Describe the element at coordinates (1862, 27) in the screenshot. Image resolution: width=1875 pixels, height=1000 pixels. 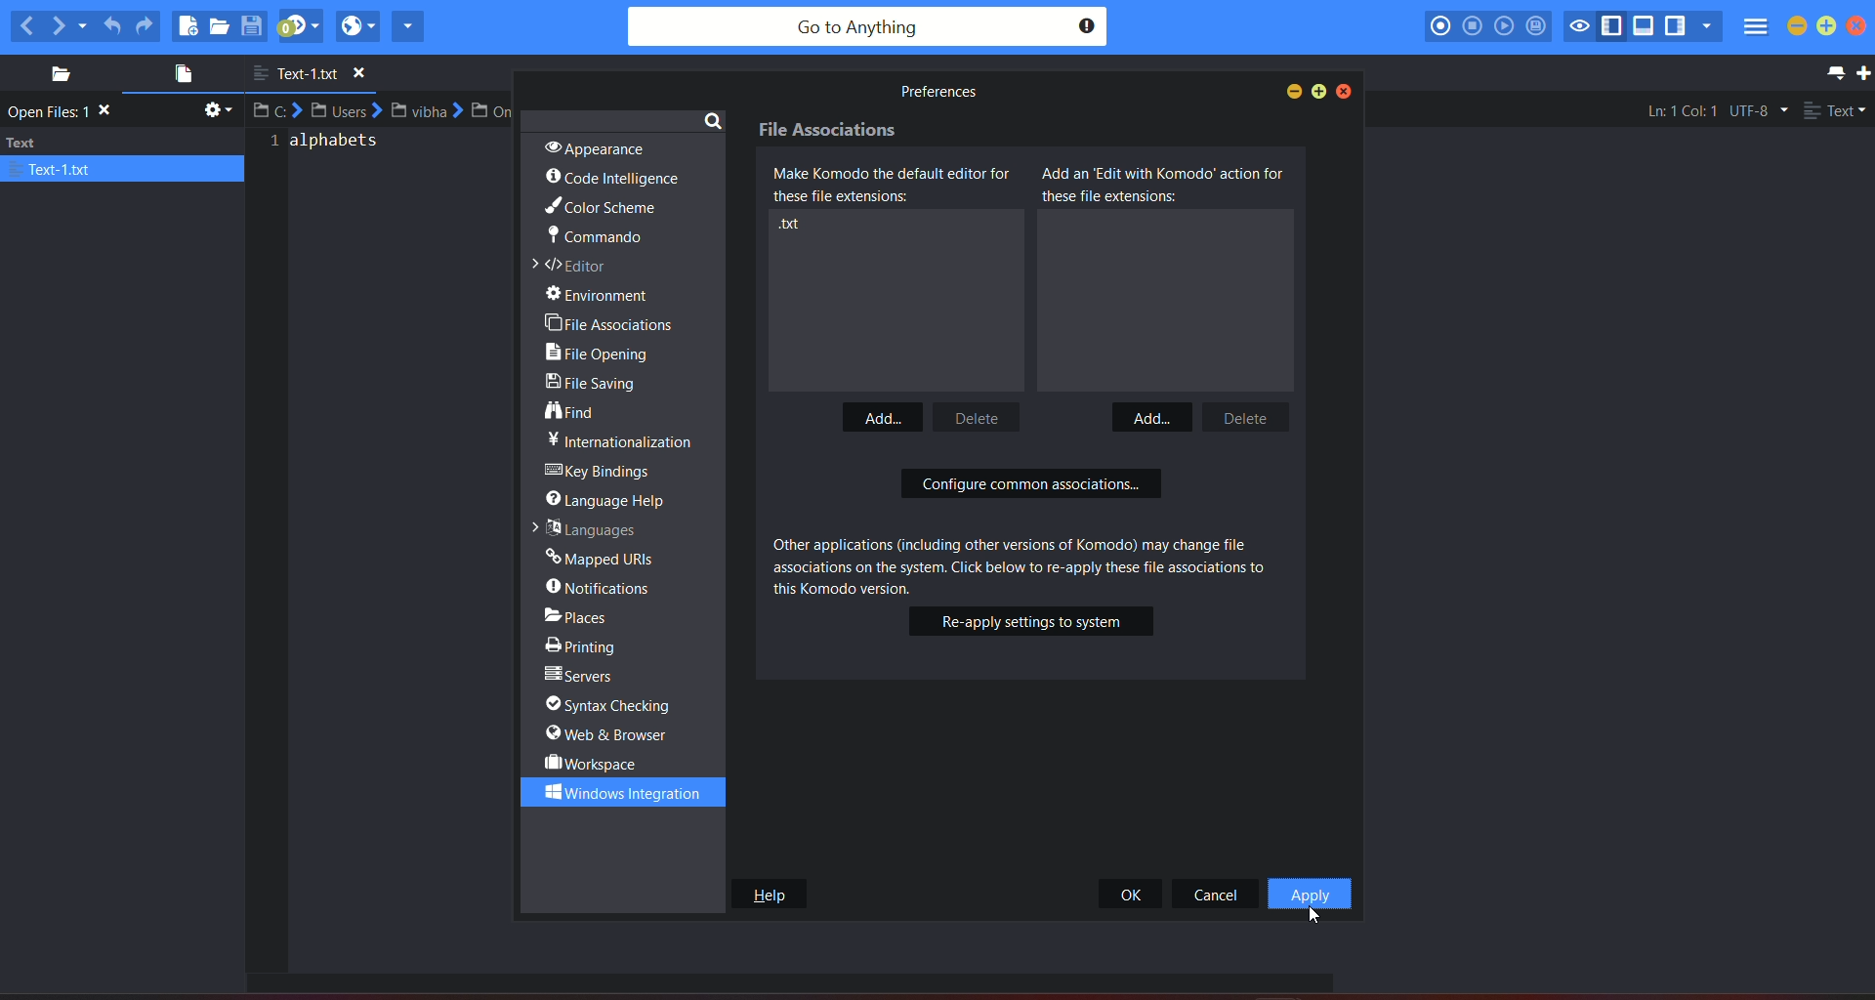
I see `close` at that location.